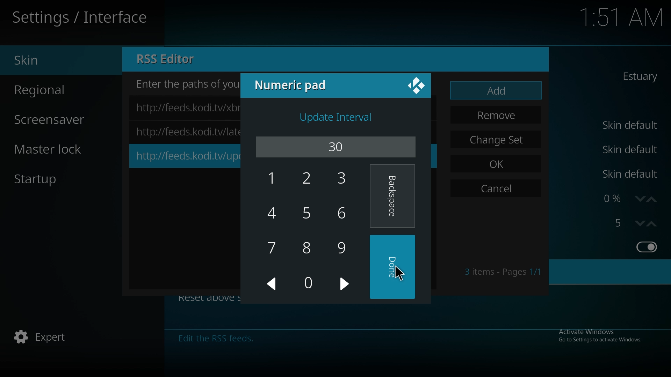  I want to click on update interval, so click(338, 117).